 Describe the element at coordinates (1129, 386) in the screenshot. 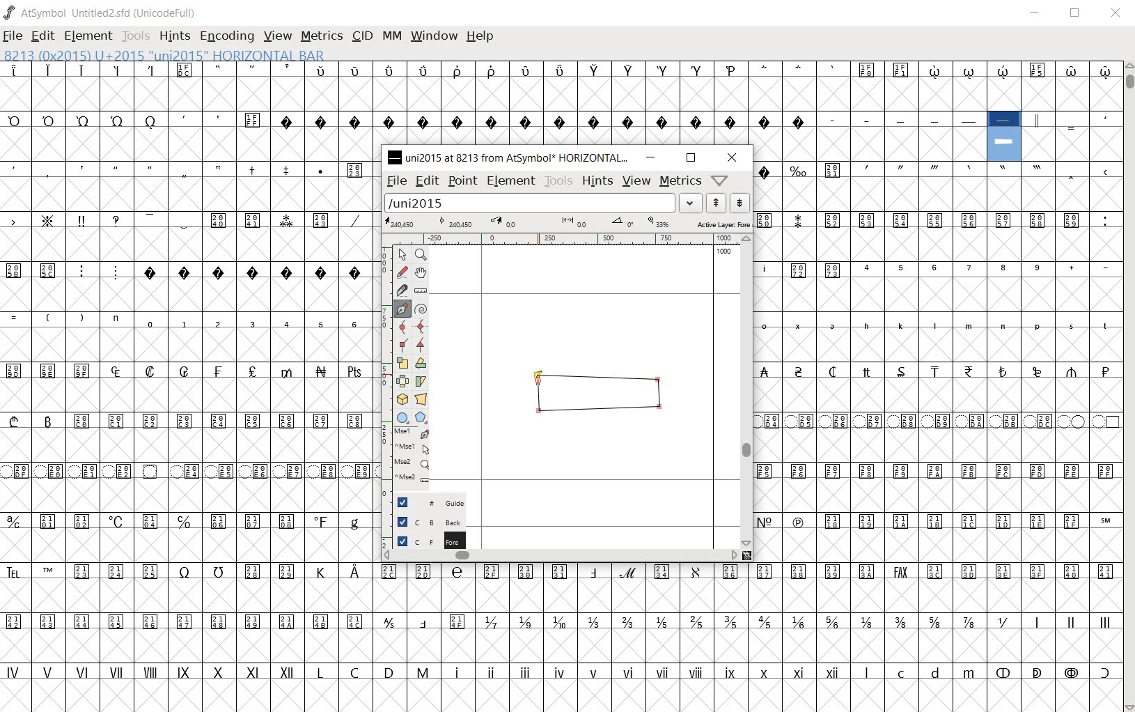

I see `SCROLLBAR` at that location.